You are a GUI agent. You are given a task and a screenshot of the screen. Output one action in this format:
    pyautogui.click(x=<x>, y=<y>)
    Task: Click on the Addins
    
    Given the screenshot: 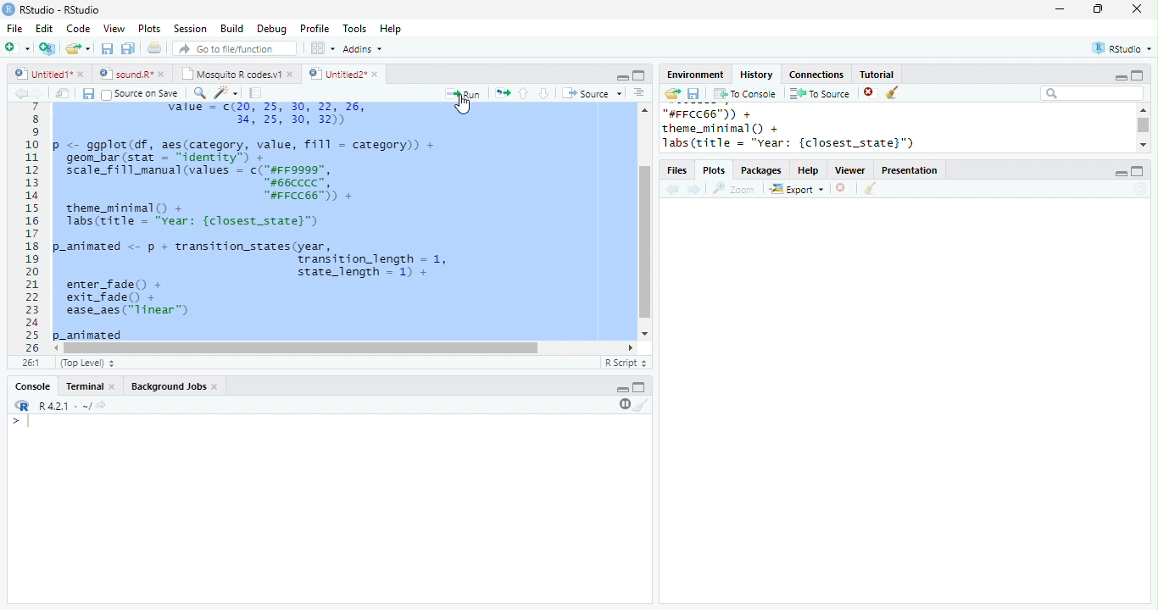 What is the action you would take?
    pyautogui.click(x=363, y=48)
    